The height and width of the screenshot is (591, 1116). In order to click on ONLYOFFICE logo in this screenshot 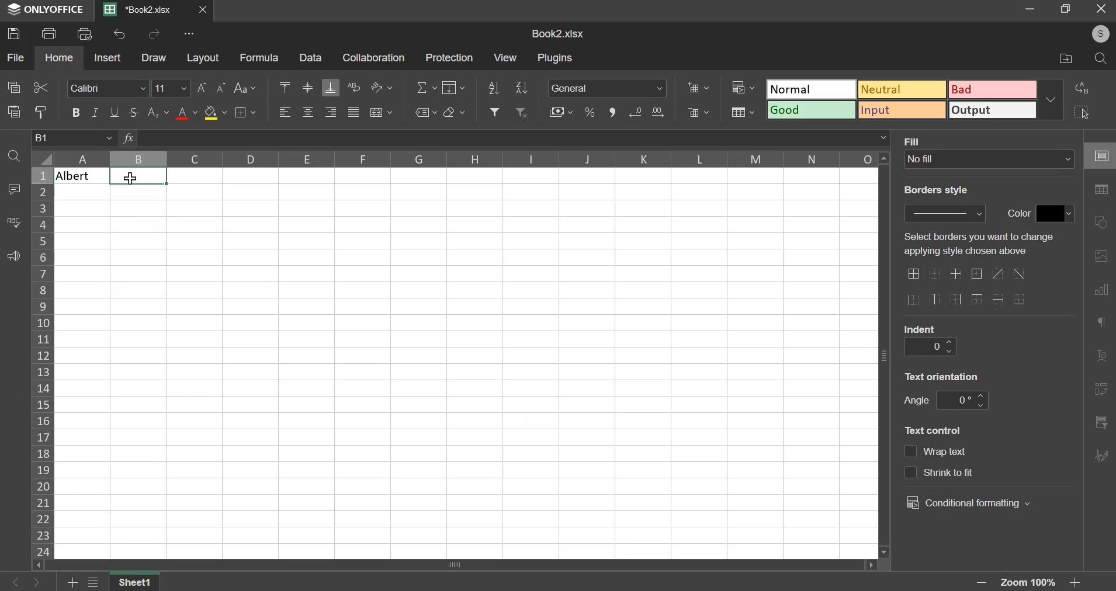, I will do `click(47, 10)`.